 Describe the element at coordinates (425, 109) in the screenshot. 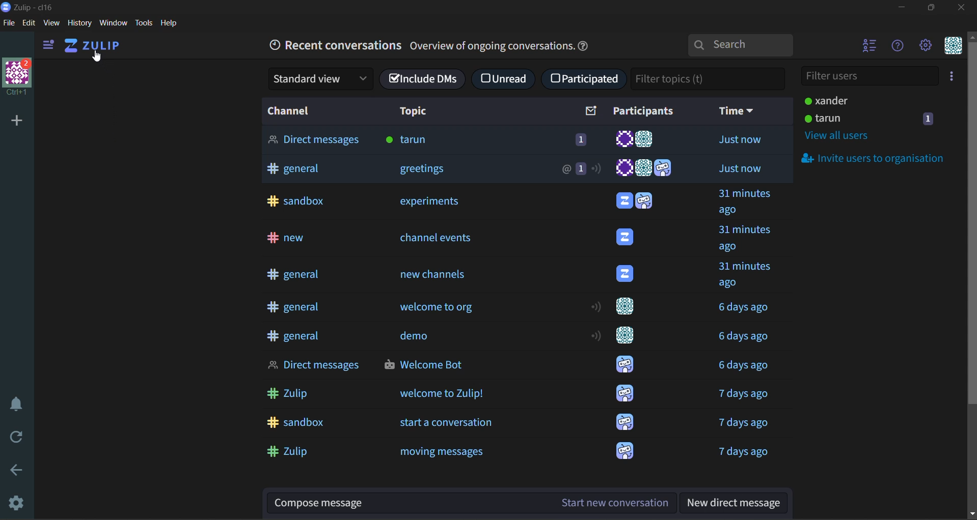

I see `topic` at that location.